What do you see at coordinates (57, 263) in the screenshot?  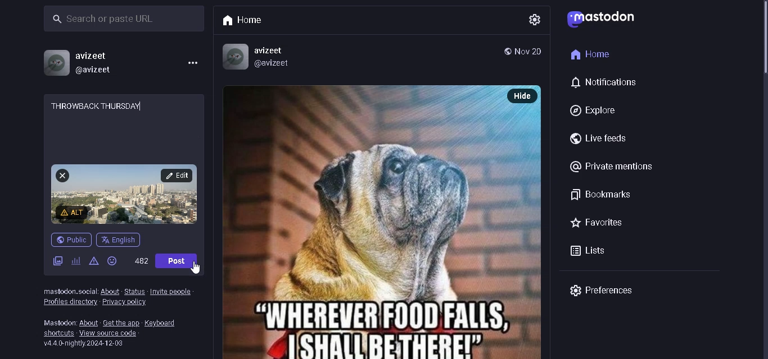 I see `add images` at bounding box center [57, 263].